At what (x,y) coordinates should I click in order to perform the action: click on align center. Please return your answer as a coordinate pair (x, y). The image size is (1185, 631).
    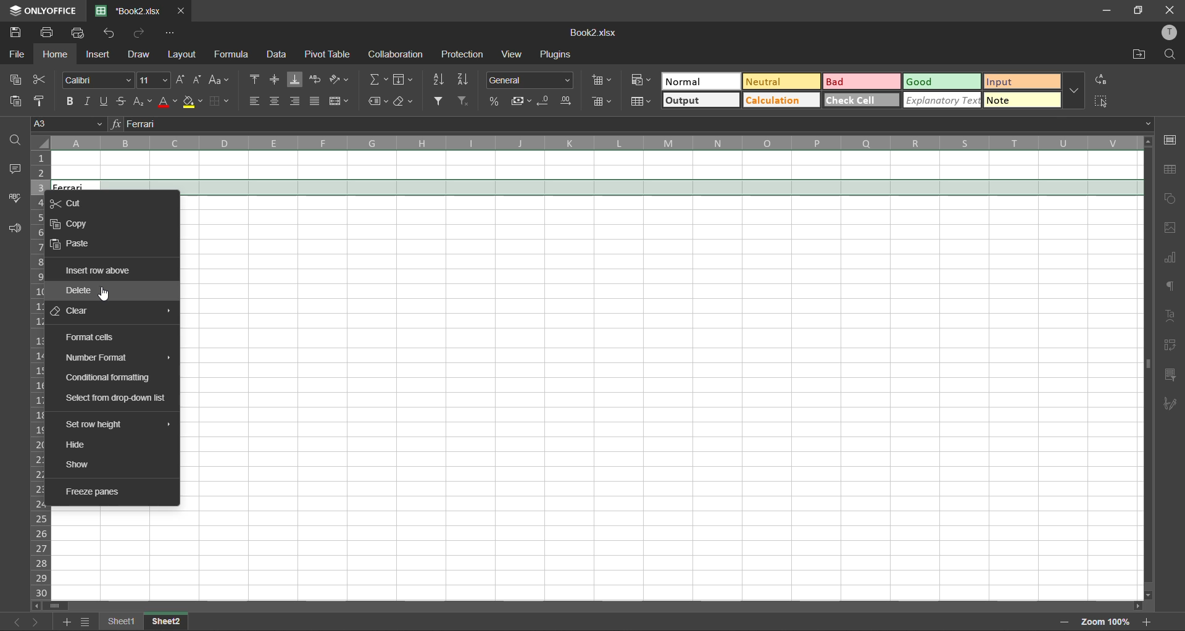
    Looking at the image, I should click on (275, 101).